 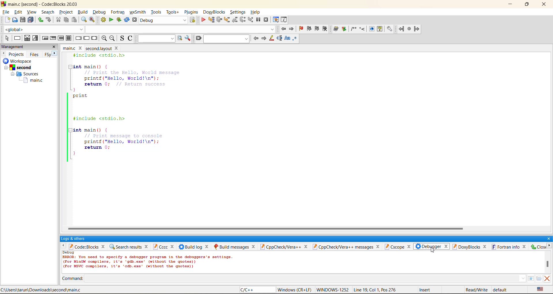 I want to click on fortran info, so click(x=510, y=247).